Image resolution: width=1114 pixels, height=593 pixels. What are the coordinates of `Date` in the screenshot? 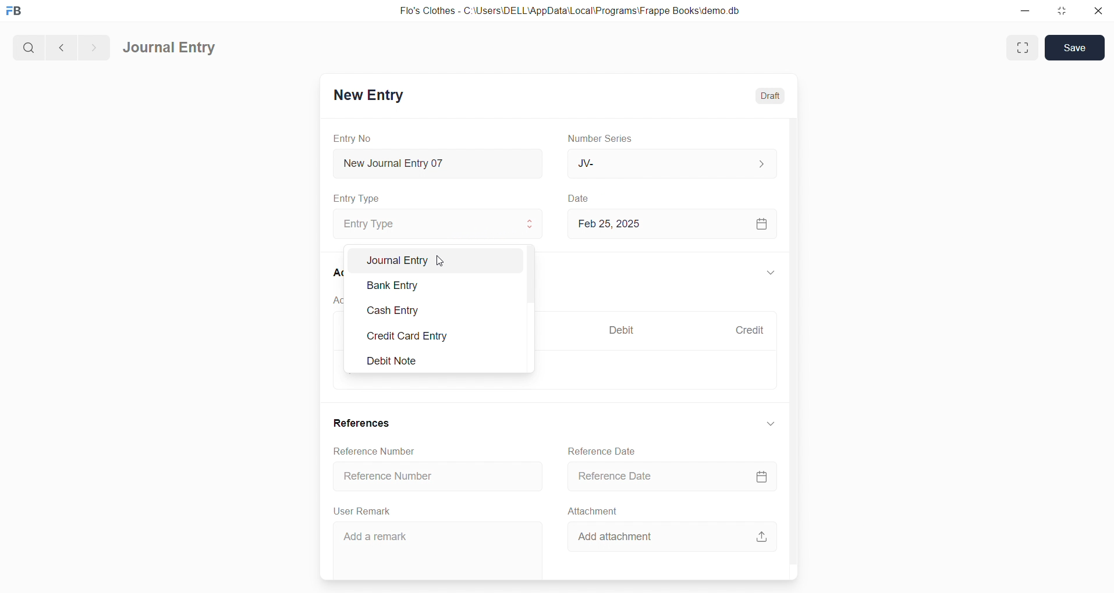 It's located at (579, 198).